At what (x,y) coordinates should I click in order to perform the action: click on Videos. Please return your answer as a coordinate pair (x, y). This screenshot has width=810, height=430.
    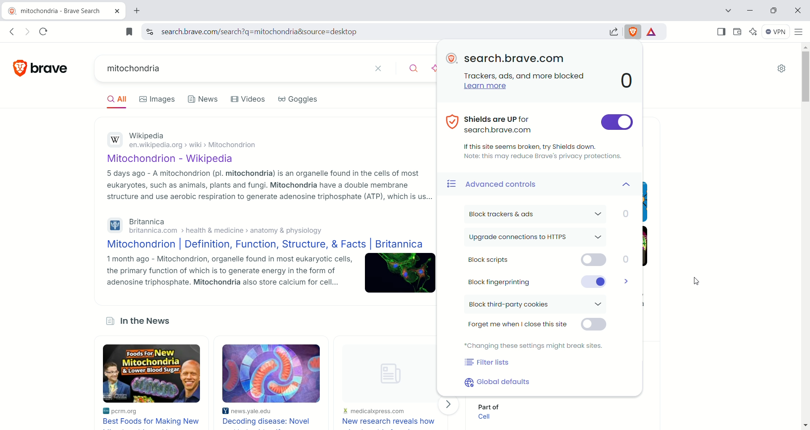
    Looking at the image, I should click on (248, 99).